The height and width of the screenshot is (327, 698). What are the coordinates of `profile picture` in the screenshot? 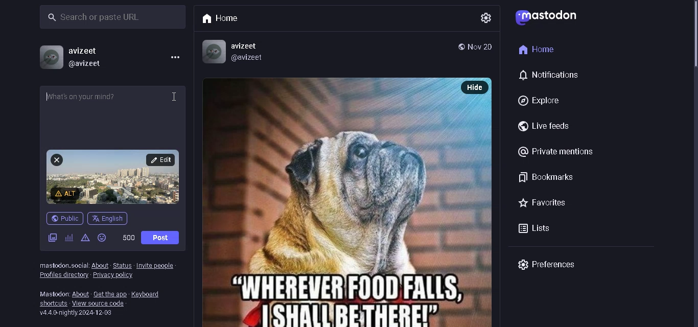 It's located at (51, 56).